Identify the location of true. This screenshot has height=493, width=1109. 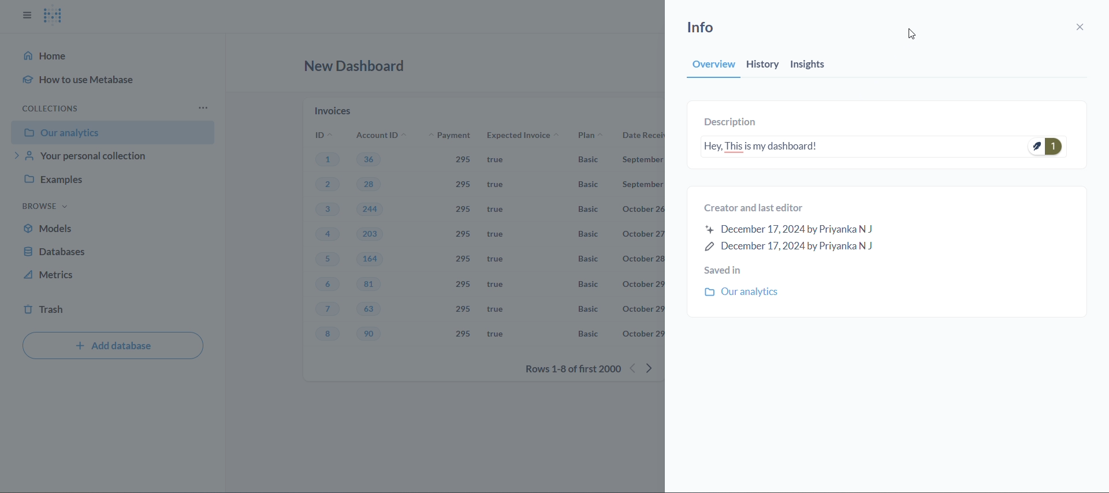
(495, 285).